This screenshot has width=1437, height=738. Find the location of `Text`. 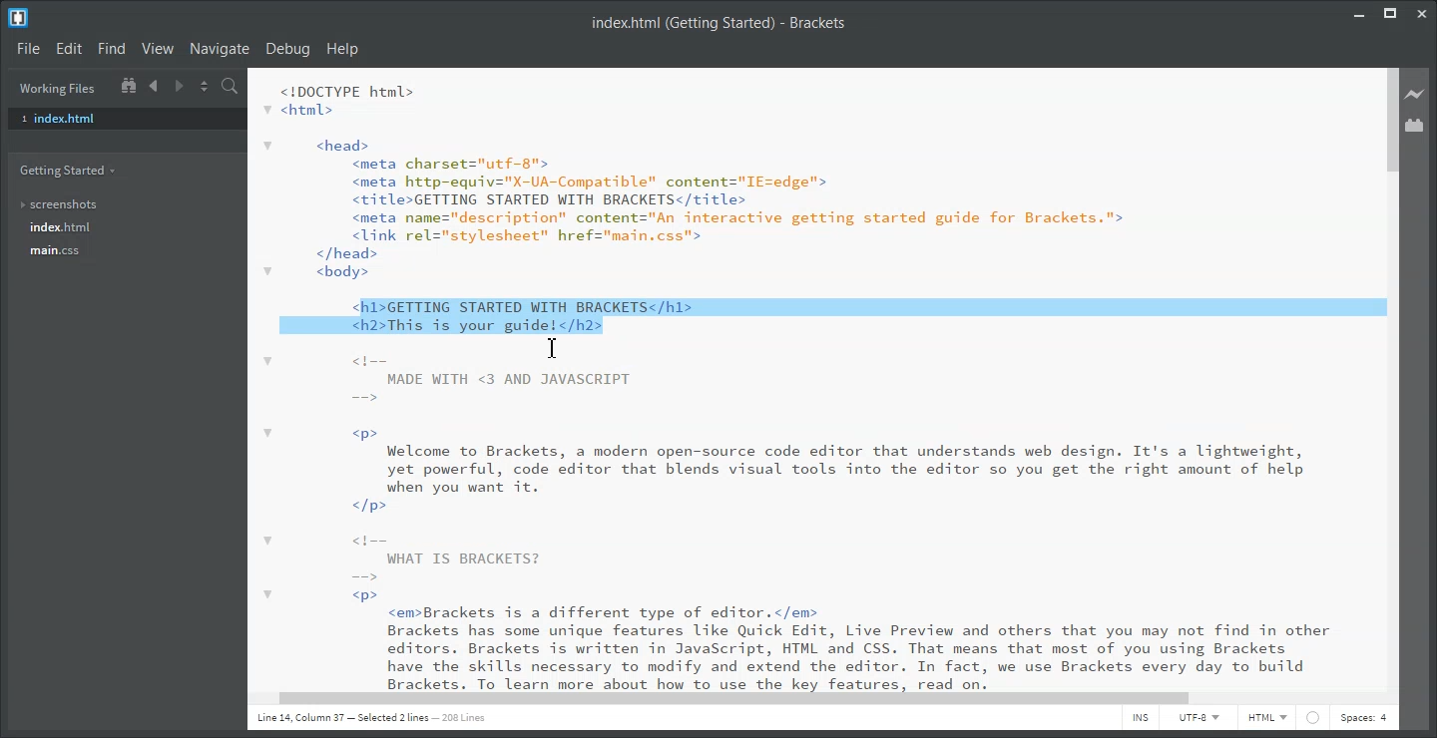

Text is located at coordinates (377, 718).